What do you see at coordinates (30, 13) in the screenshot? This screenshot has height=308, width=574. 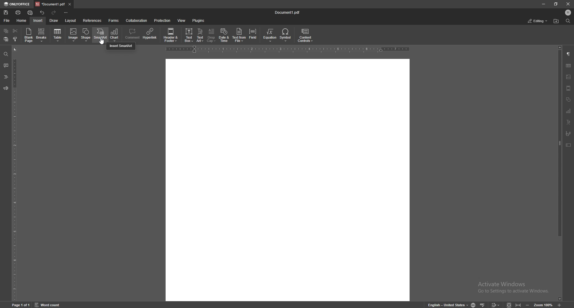 I see `quick print` at bounding box center [30, 13].